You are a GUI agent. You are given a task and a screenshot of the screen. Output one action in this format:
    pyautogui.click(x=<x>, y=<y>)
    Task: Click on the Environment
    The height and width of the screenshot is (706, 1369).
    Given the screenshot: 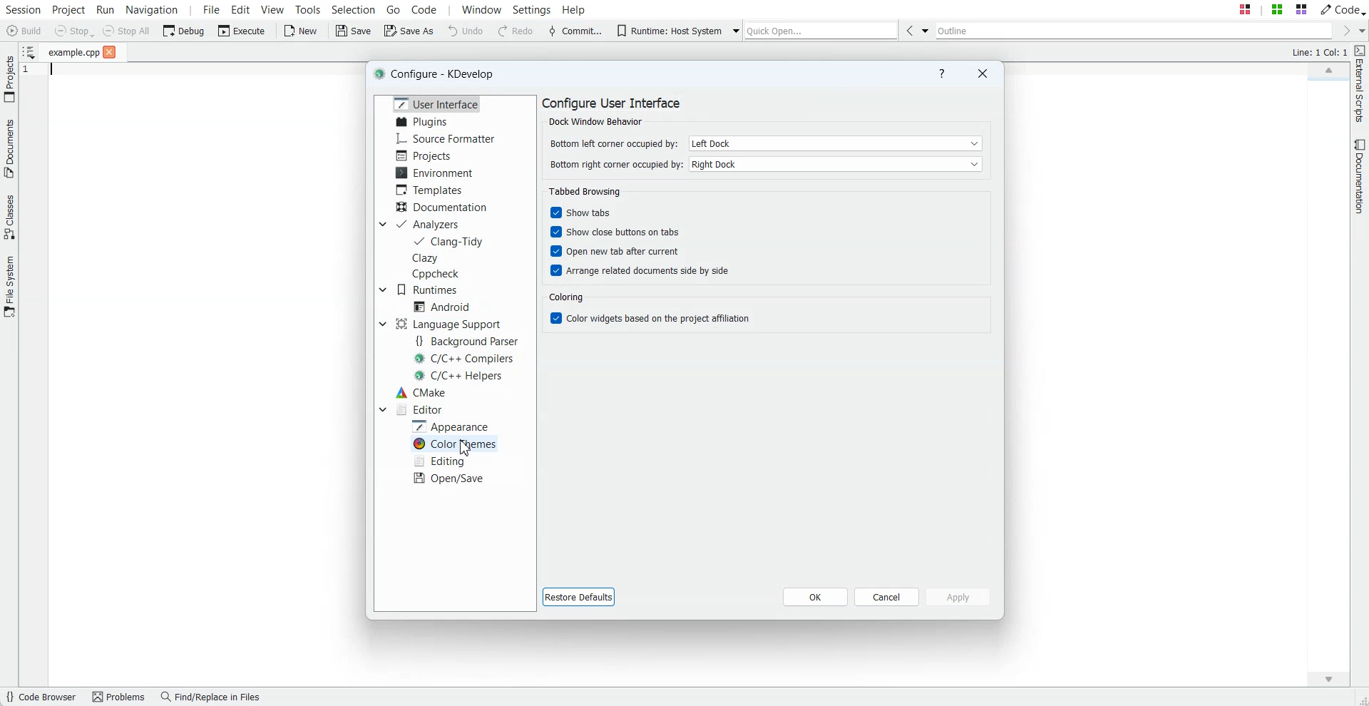 What is the action you would take?
    pyautogui.click(x=436, y=172)
    